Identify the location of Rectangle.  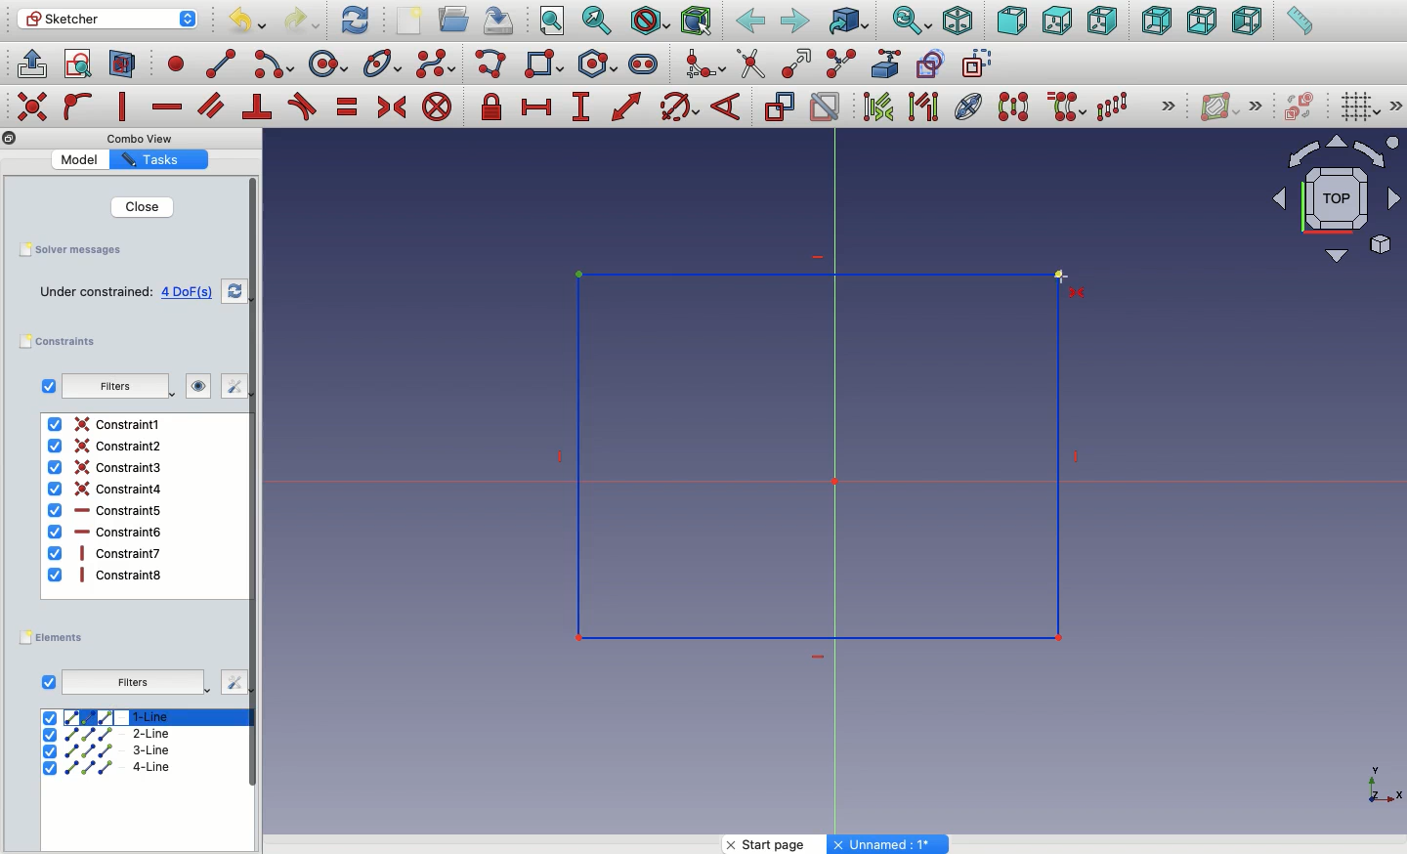
(878, 472).